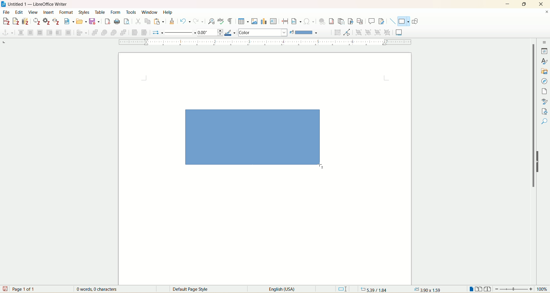 This screenshot has width=550, height=293. What do you see at coordinates (107, 22) in the screenshot?
I see `export as pdf` at bounding box center [107, 22].